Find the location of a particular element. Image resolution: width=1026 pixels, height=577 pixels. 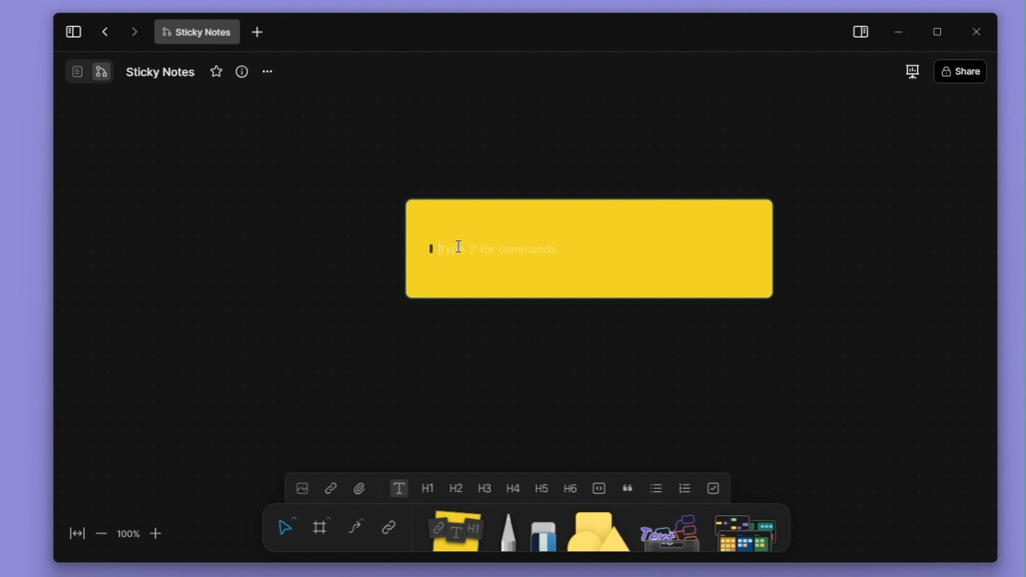

Sticky note is located at coordinates (581, 251).